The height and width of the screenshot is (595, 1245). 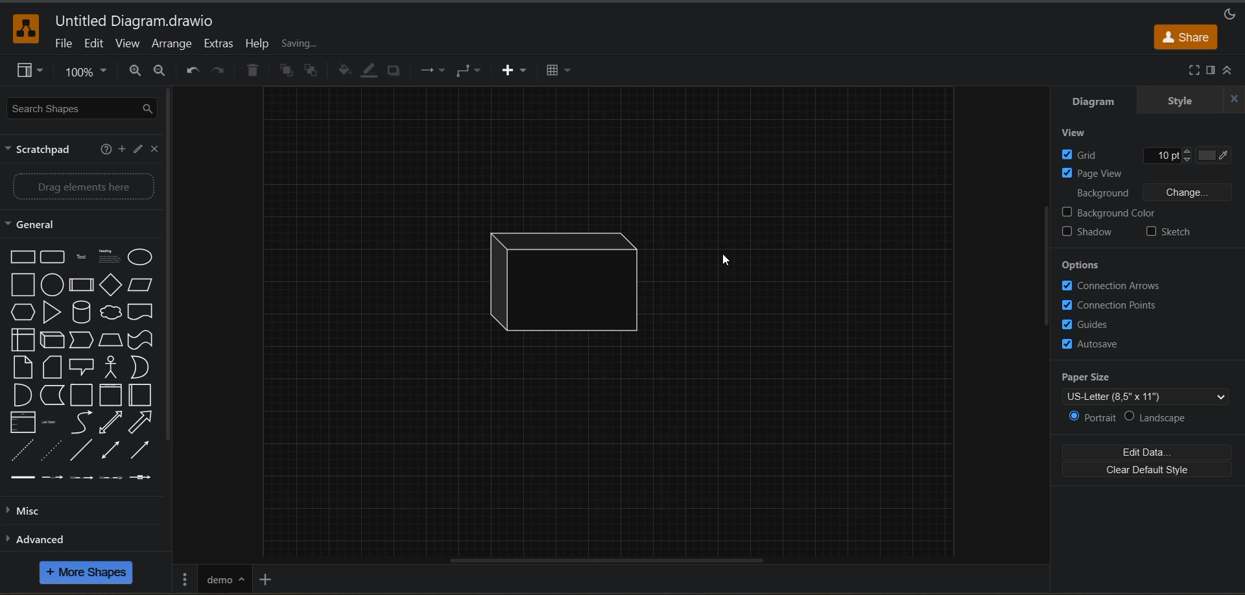 What do you see at coordinates (86, 572) in the screenshot?
I see `more shapes` at bounding box center [86, 572].